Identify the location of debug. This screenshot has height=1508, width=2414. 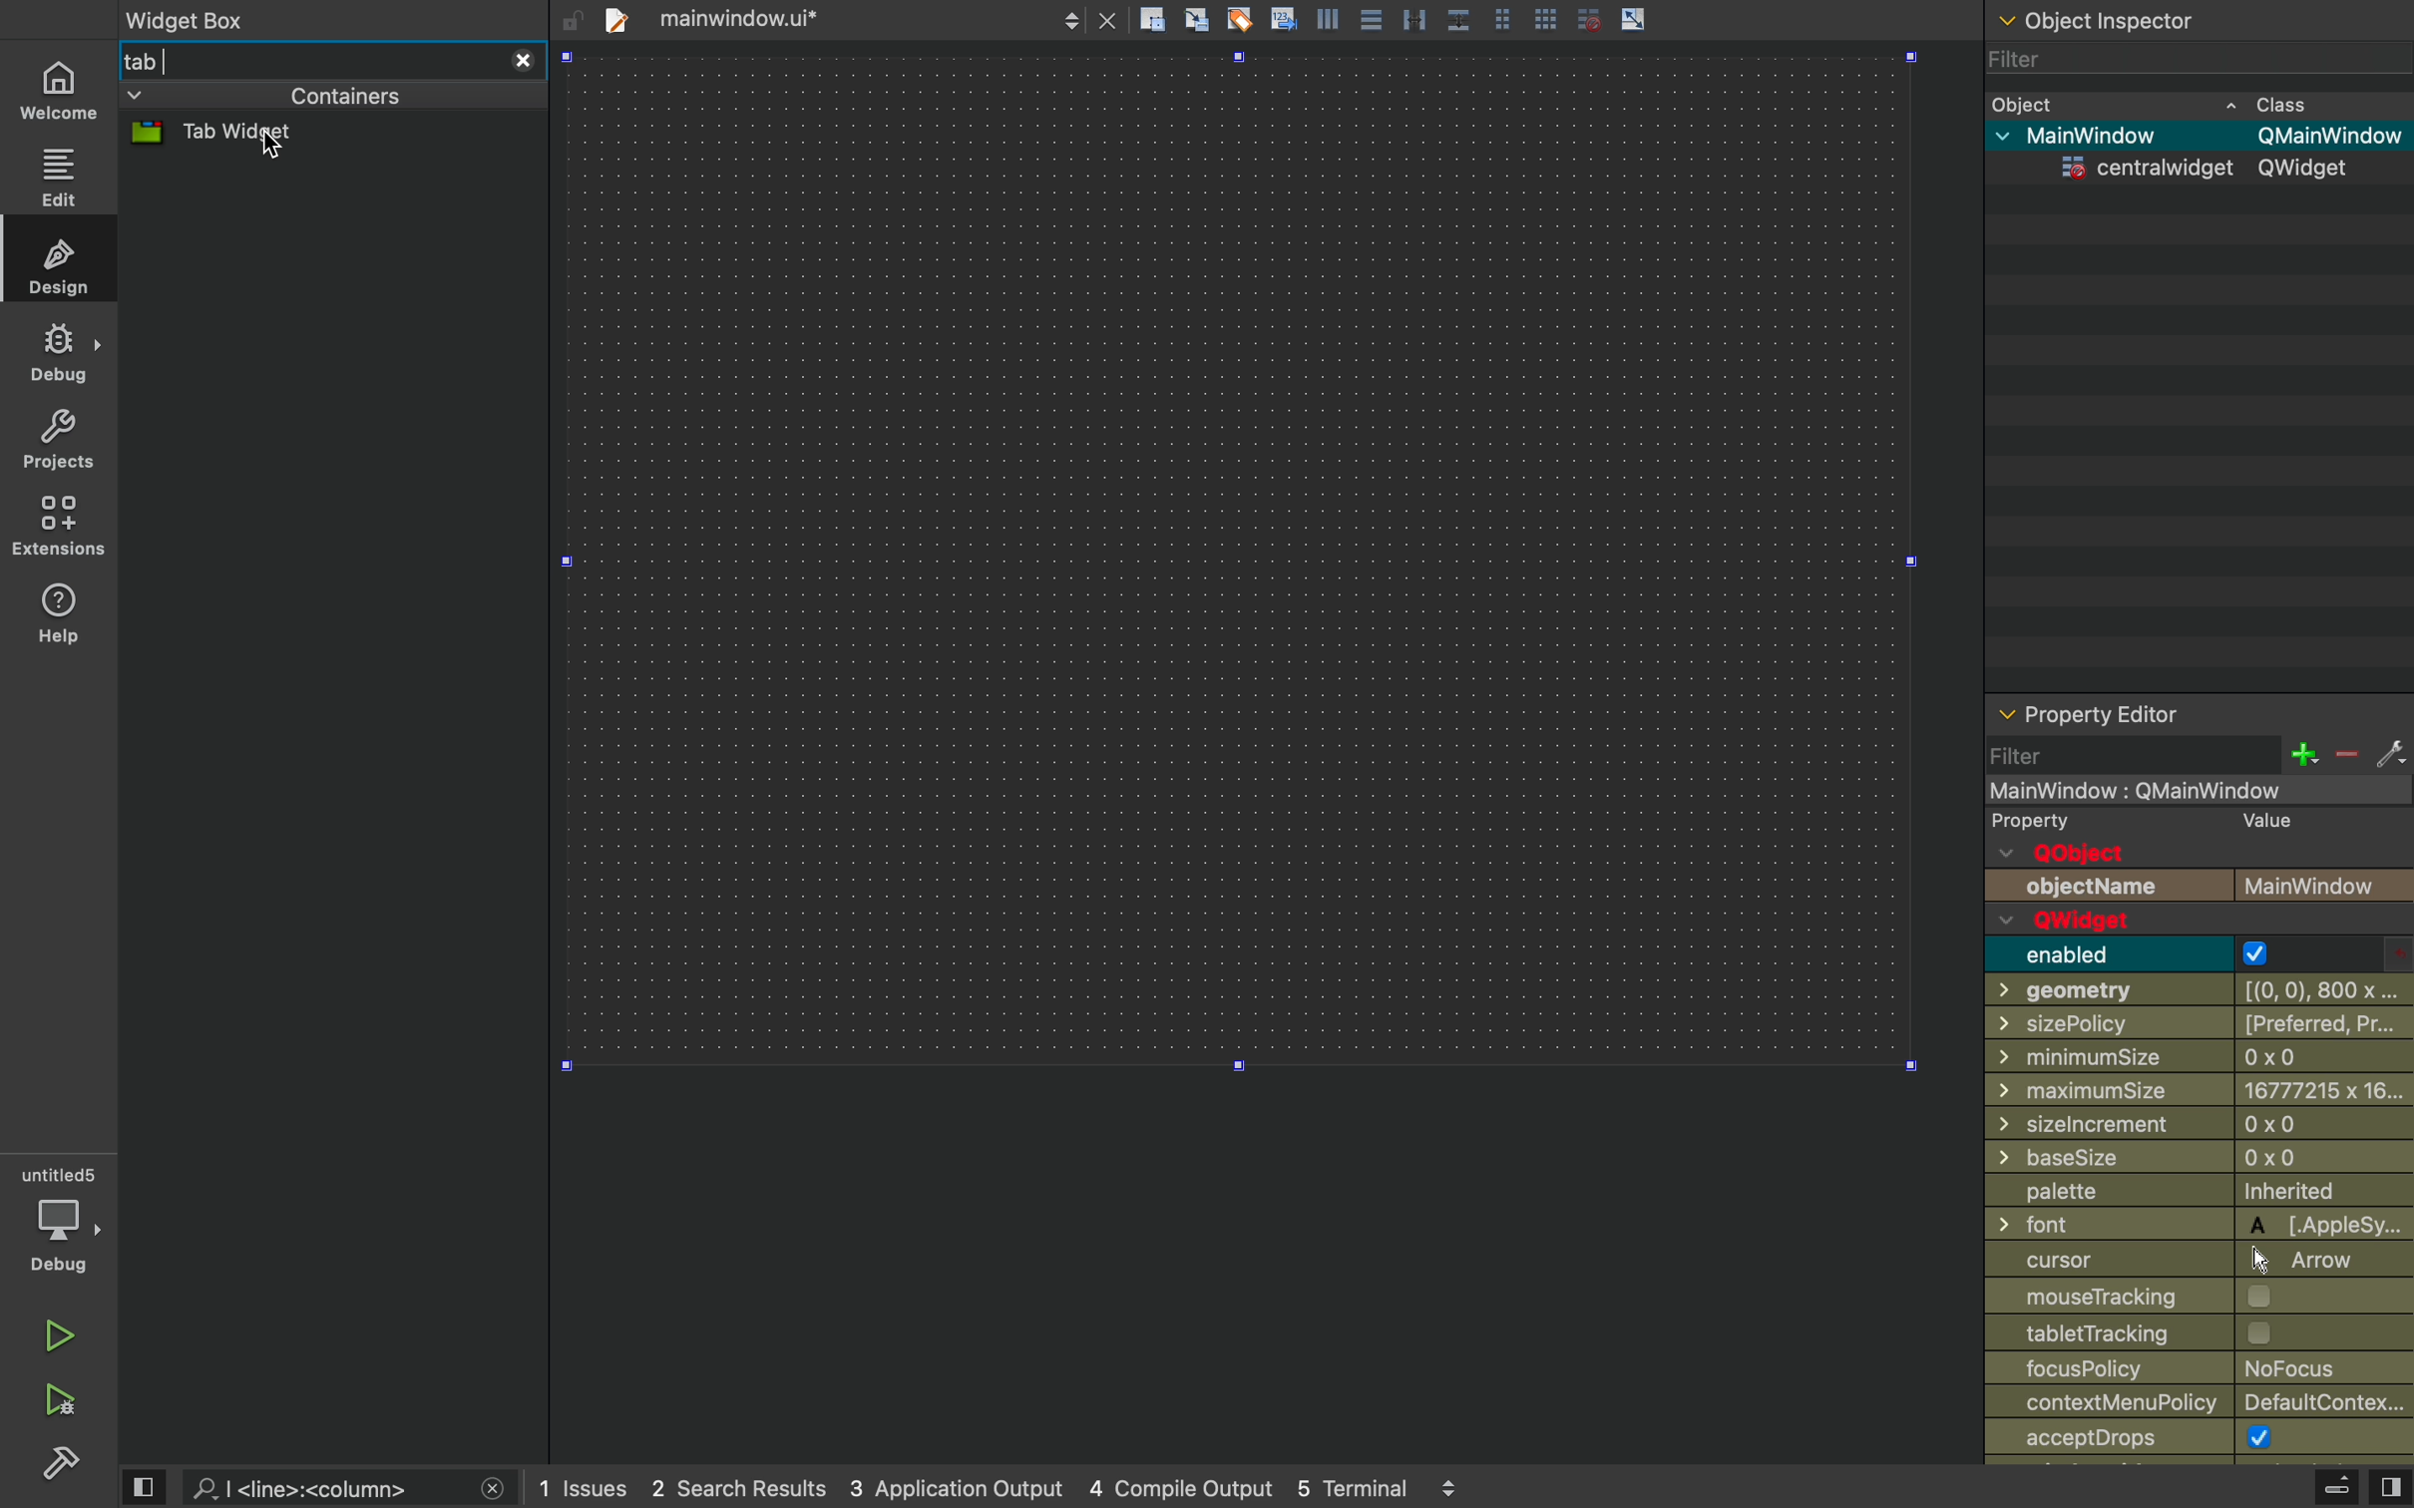
(58, 355).